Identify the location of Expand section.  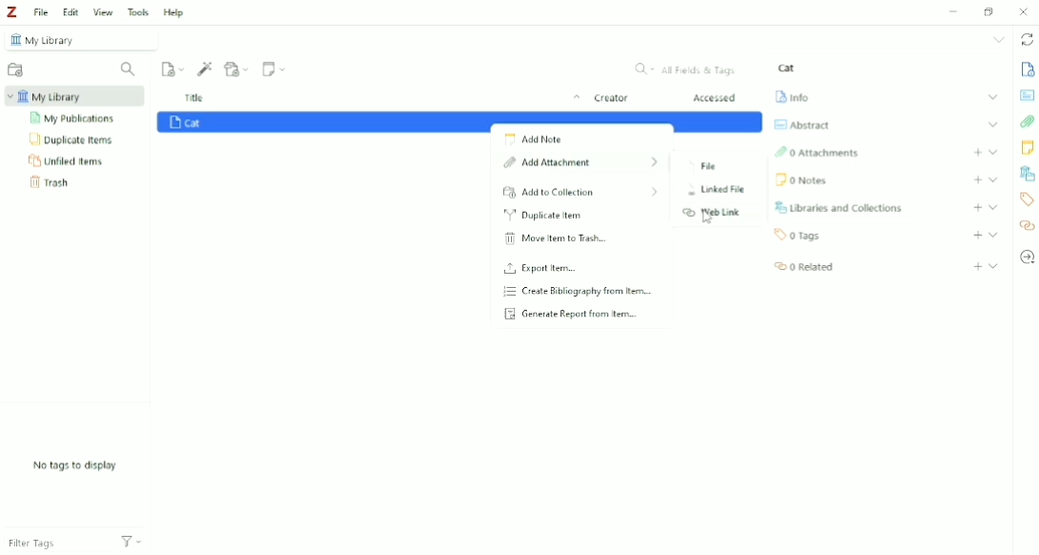
(993, 151).